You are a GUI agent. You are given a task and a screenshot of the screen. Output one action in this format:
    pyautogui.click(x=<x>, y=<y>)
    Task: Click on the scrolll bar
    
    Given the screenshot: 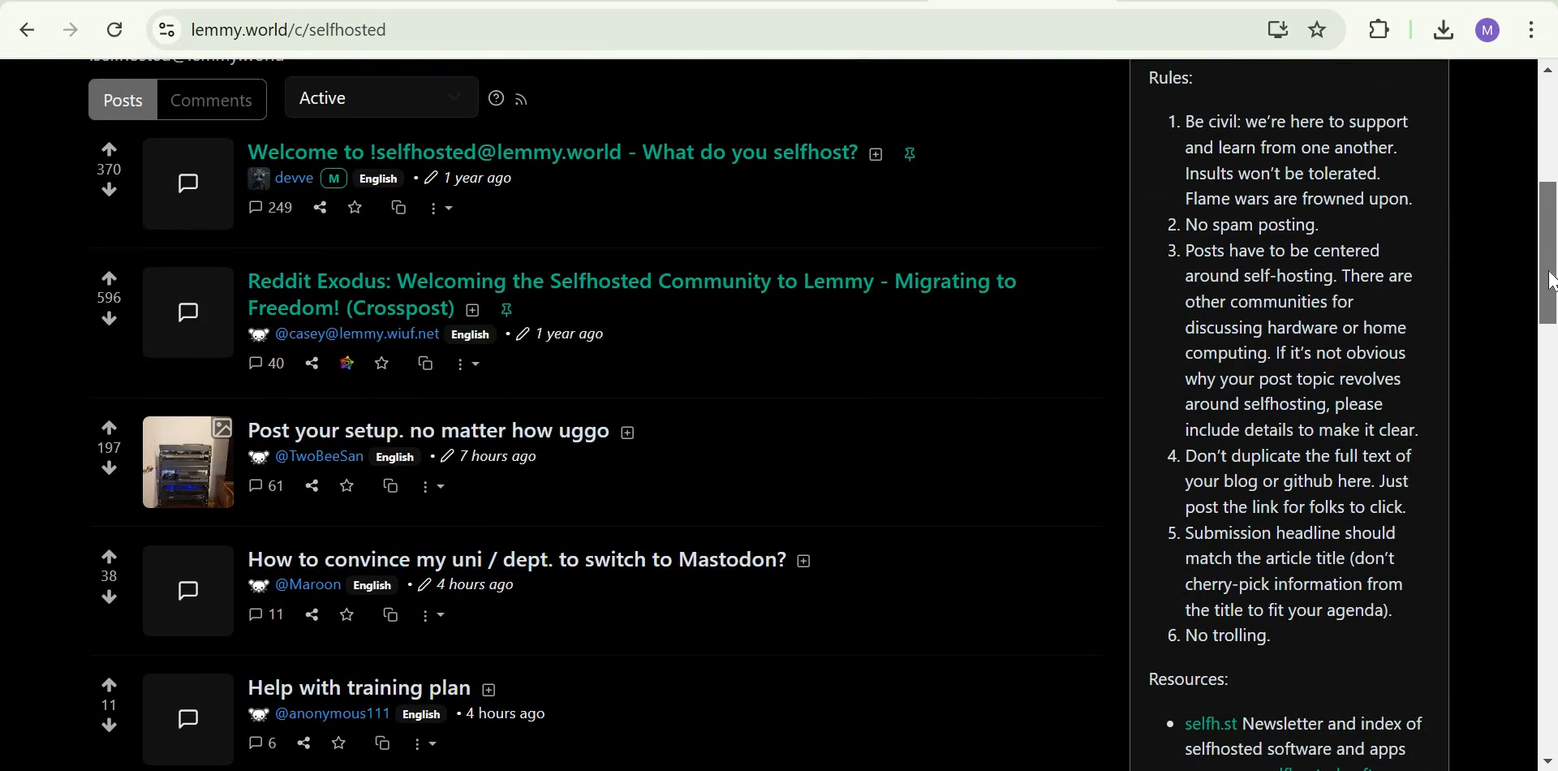 What is the action you would take?
    pyautogui.click(x=1548, y=252)
    